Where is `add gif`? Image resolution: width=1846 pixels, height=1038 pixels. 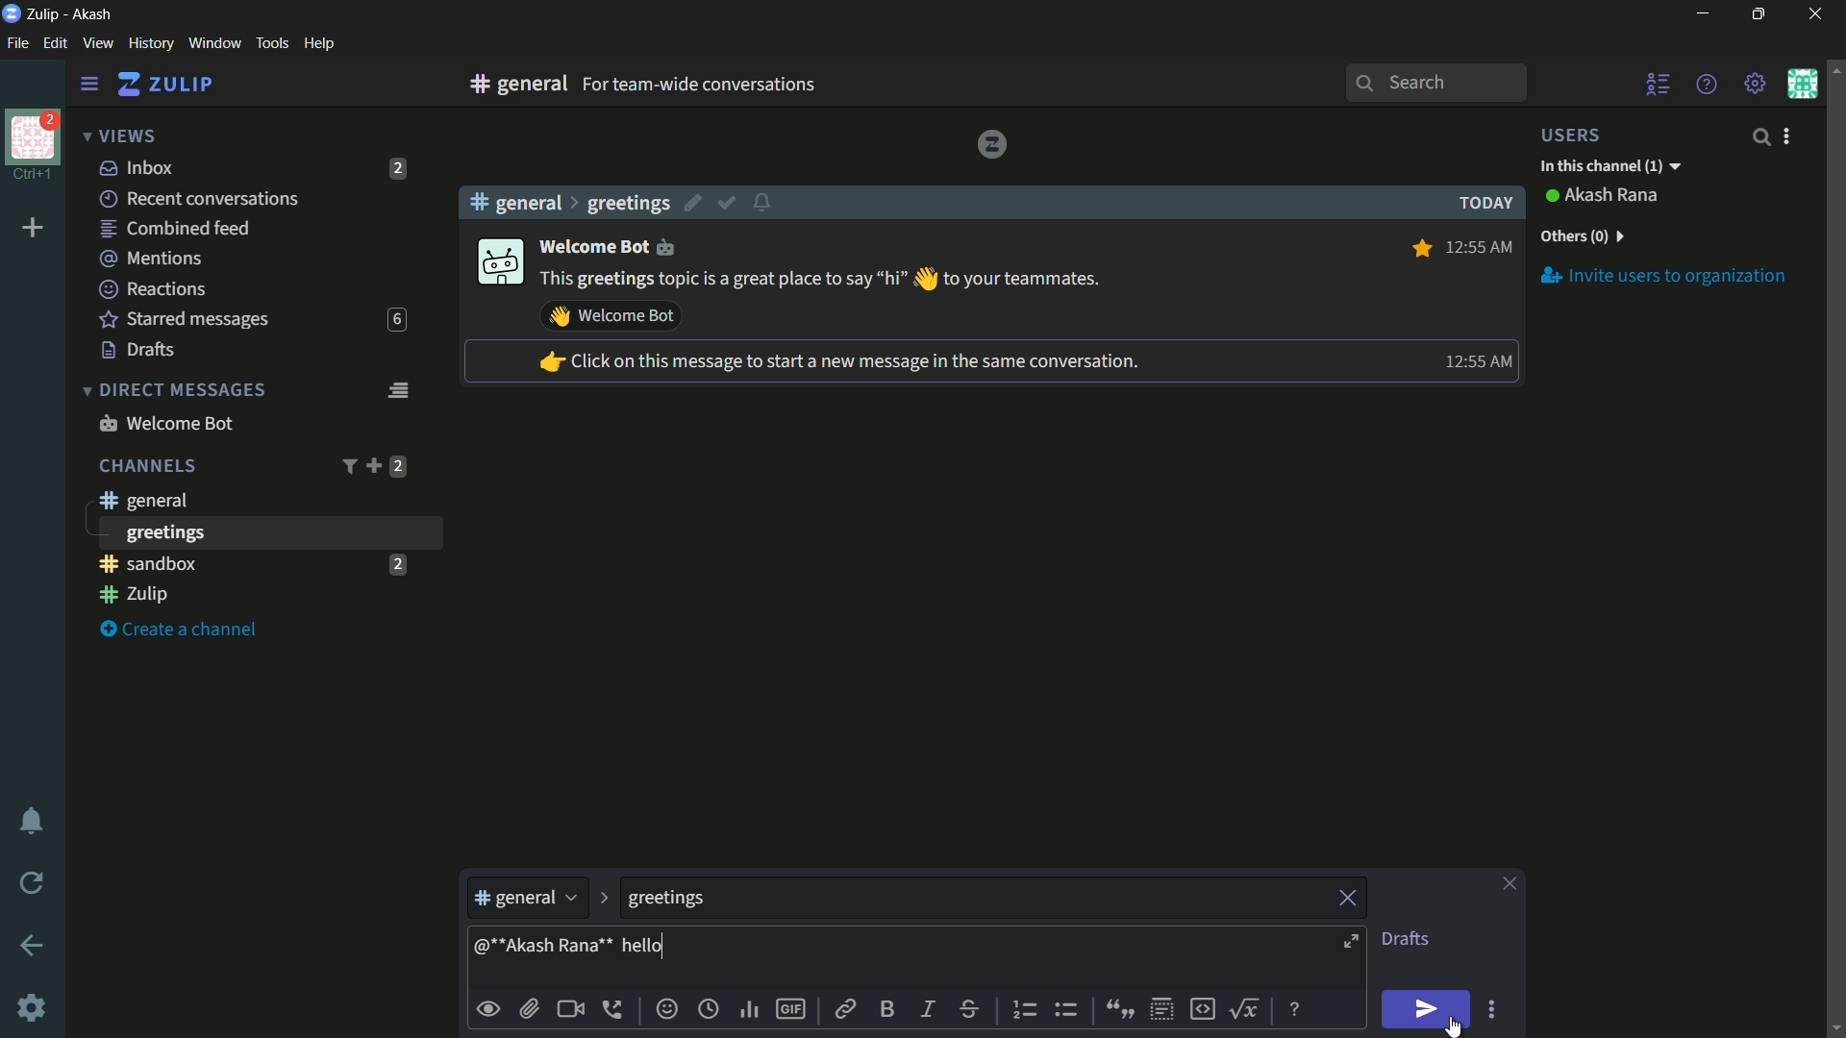 add gif is located at coordinates (789, 1009).